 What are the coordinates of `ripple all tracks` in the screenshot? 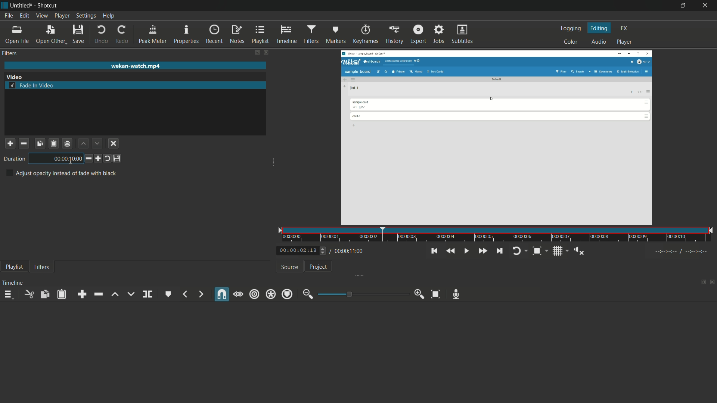 It's located at (271, 294).